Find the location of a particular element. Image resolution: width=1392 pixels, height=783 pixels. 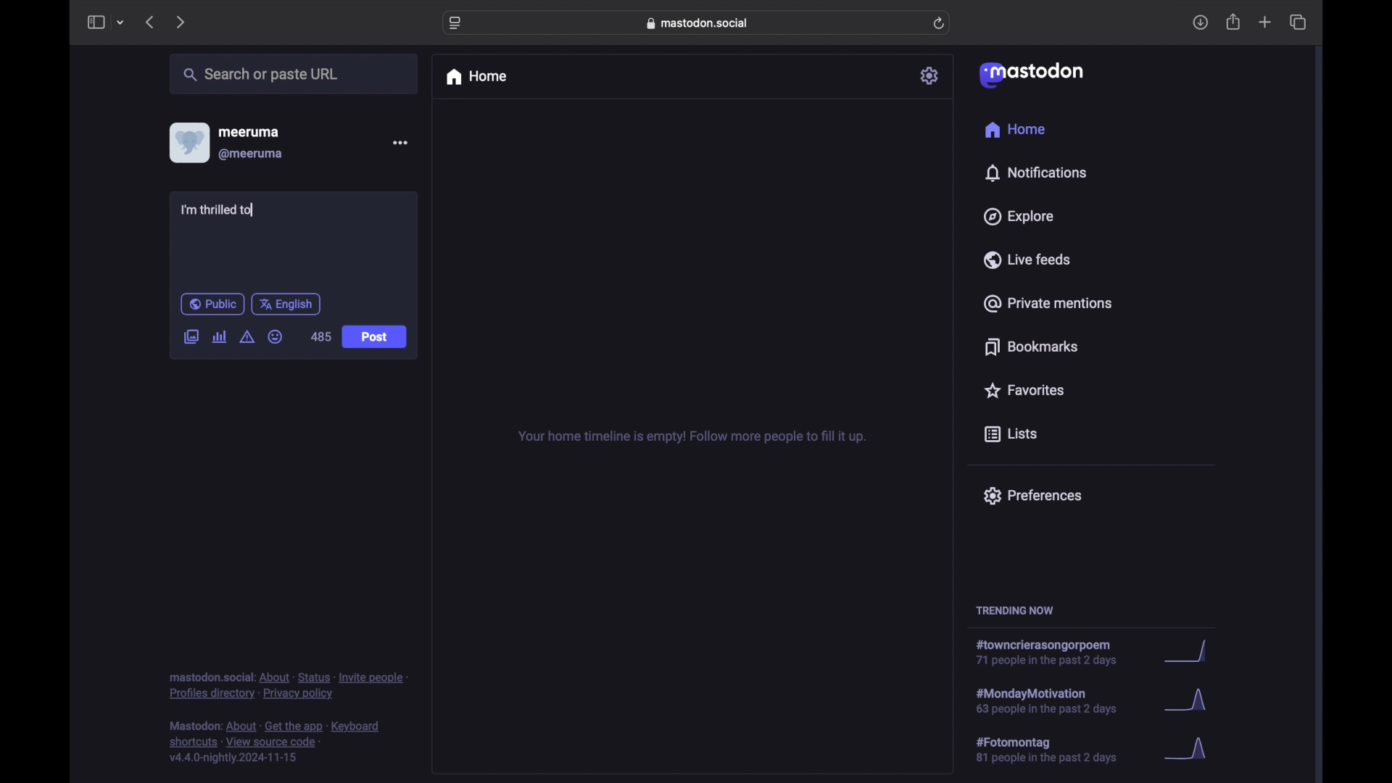

web address is located at coordinates (697, 23).